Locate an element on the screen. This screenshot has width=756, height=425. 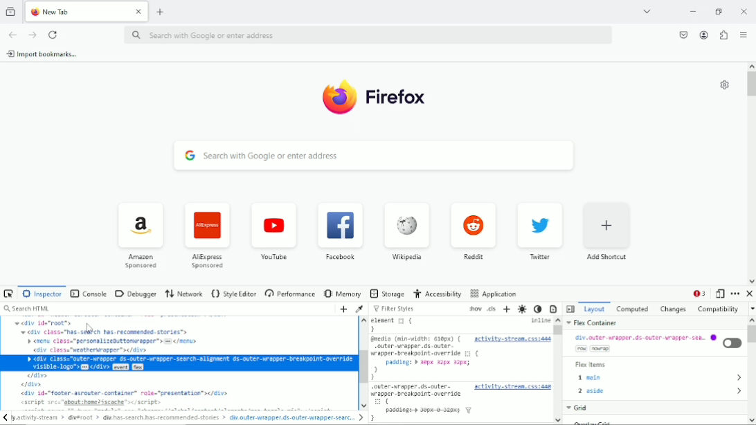
New tab is located at coordinates (161, 12).